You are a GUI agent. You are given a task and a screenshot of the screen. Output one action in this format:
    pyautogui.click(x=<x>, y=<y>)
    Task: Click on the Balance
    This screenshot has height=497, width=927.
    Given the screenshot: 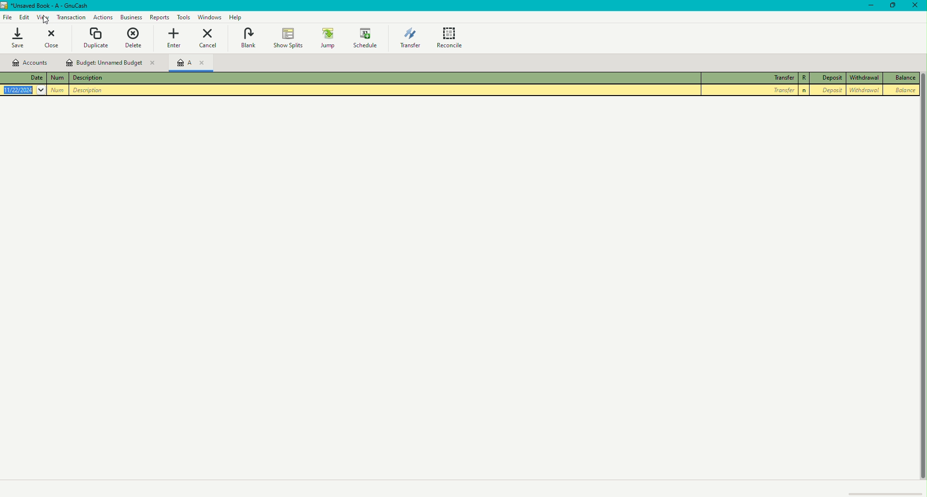 What is the action you would take?
    pyautogui.click(x=903, y=91)
    